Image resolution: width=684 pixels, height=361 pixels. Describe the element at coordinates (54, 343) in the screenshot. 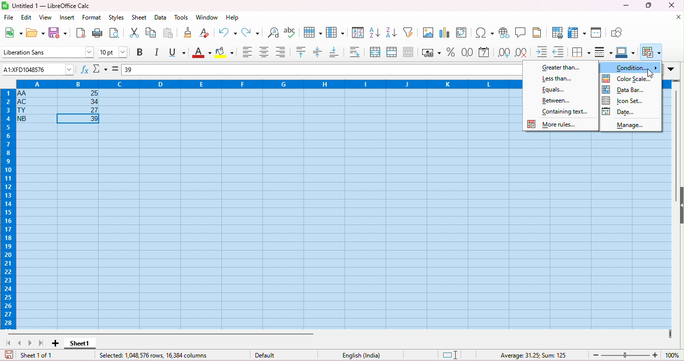

I see `add sheet1` at that location.